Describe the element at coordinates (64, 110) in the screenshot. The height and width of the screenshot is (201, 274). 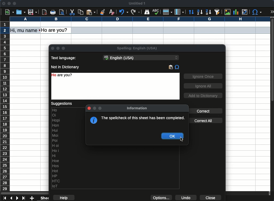
I see `Ho` at that location.